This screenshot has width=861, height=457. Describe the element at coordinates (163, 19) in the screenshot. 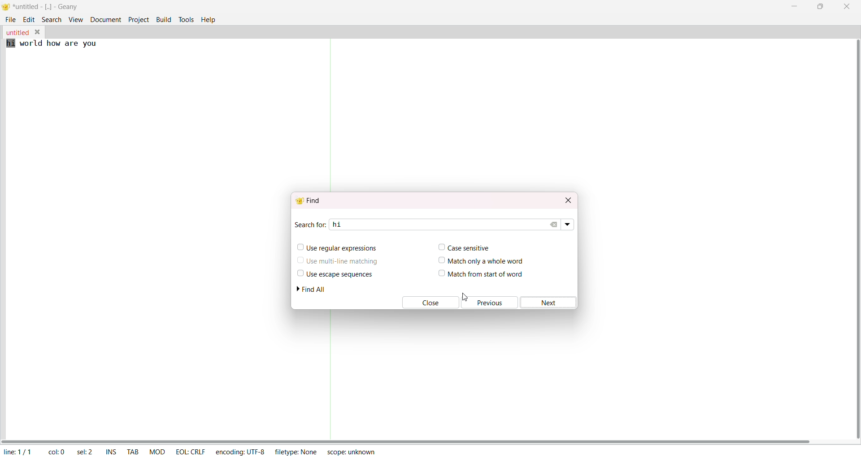

I see `build` at that location.